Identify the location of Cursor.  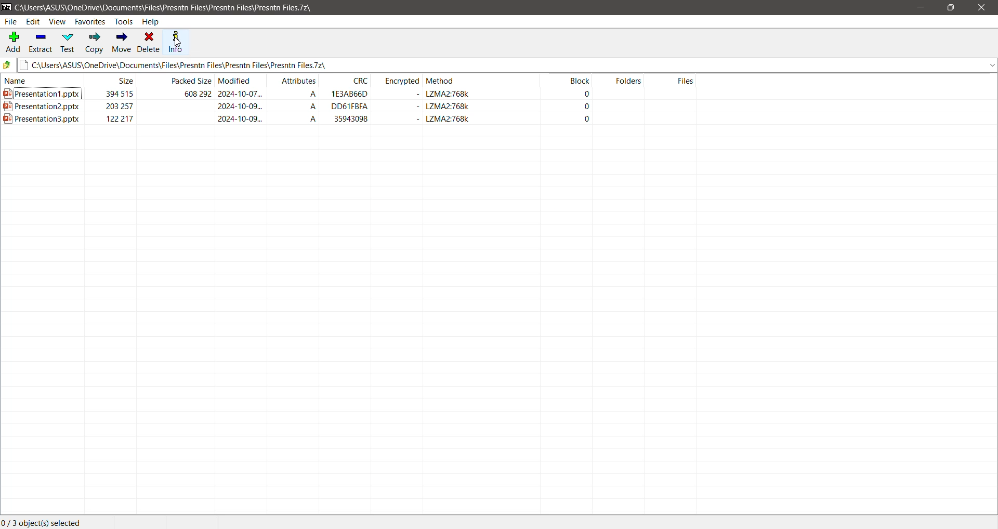
(175, 41).